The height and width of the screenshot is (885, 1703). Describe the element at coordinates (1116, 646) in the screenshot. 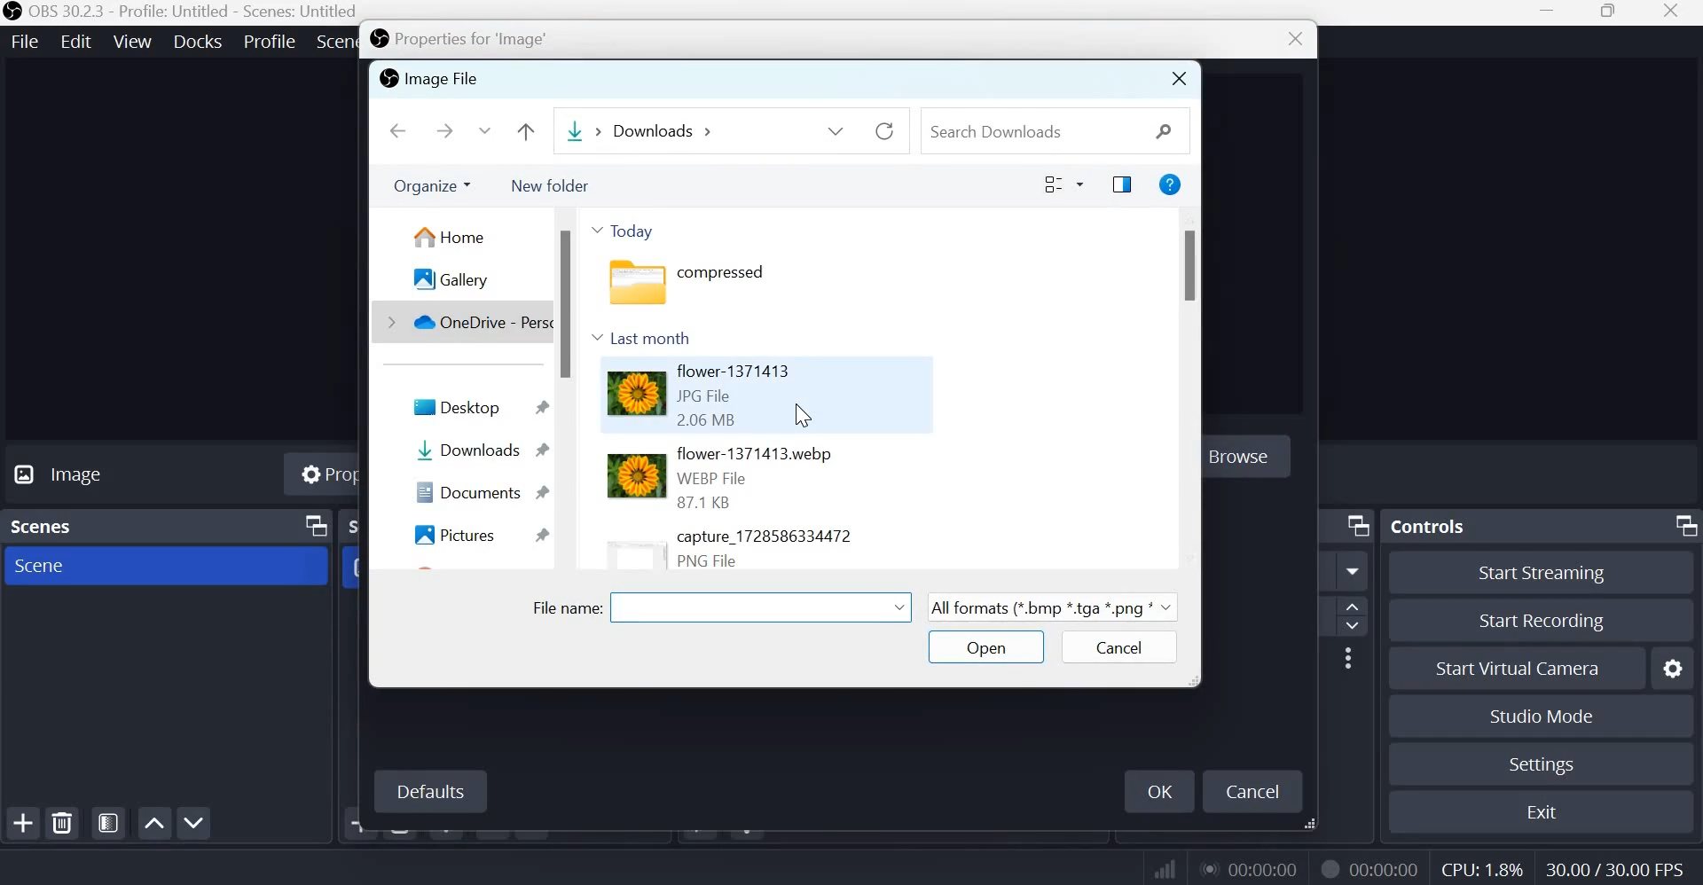

I see `cancel` at that location.